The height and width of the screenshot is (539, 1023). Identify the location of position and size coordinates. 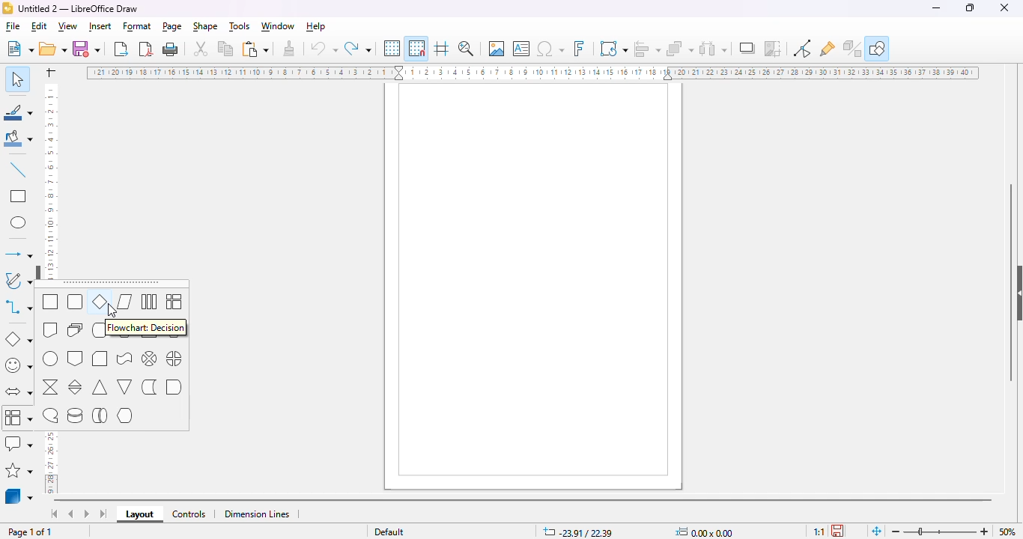
(578, 531).